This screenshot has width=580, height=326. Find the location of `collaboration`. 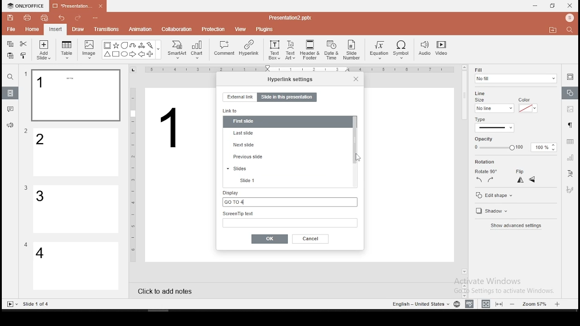

collaboration is located at coordinates (178, 29).